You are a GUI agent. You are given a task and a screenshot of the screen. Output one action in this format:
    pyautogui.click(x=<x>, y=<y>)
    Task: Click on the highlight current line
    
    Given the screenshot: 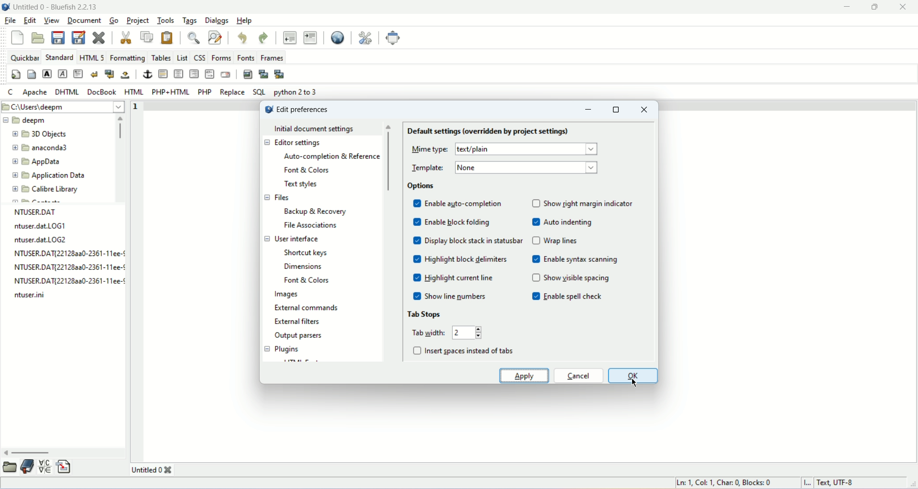 What is the action you would take?
    pyautogui.click(x=459, y=279)
    